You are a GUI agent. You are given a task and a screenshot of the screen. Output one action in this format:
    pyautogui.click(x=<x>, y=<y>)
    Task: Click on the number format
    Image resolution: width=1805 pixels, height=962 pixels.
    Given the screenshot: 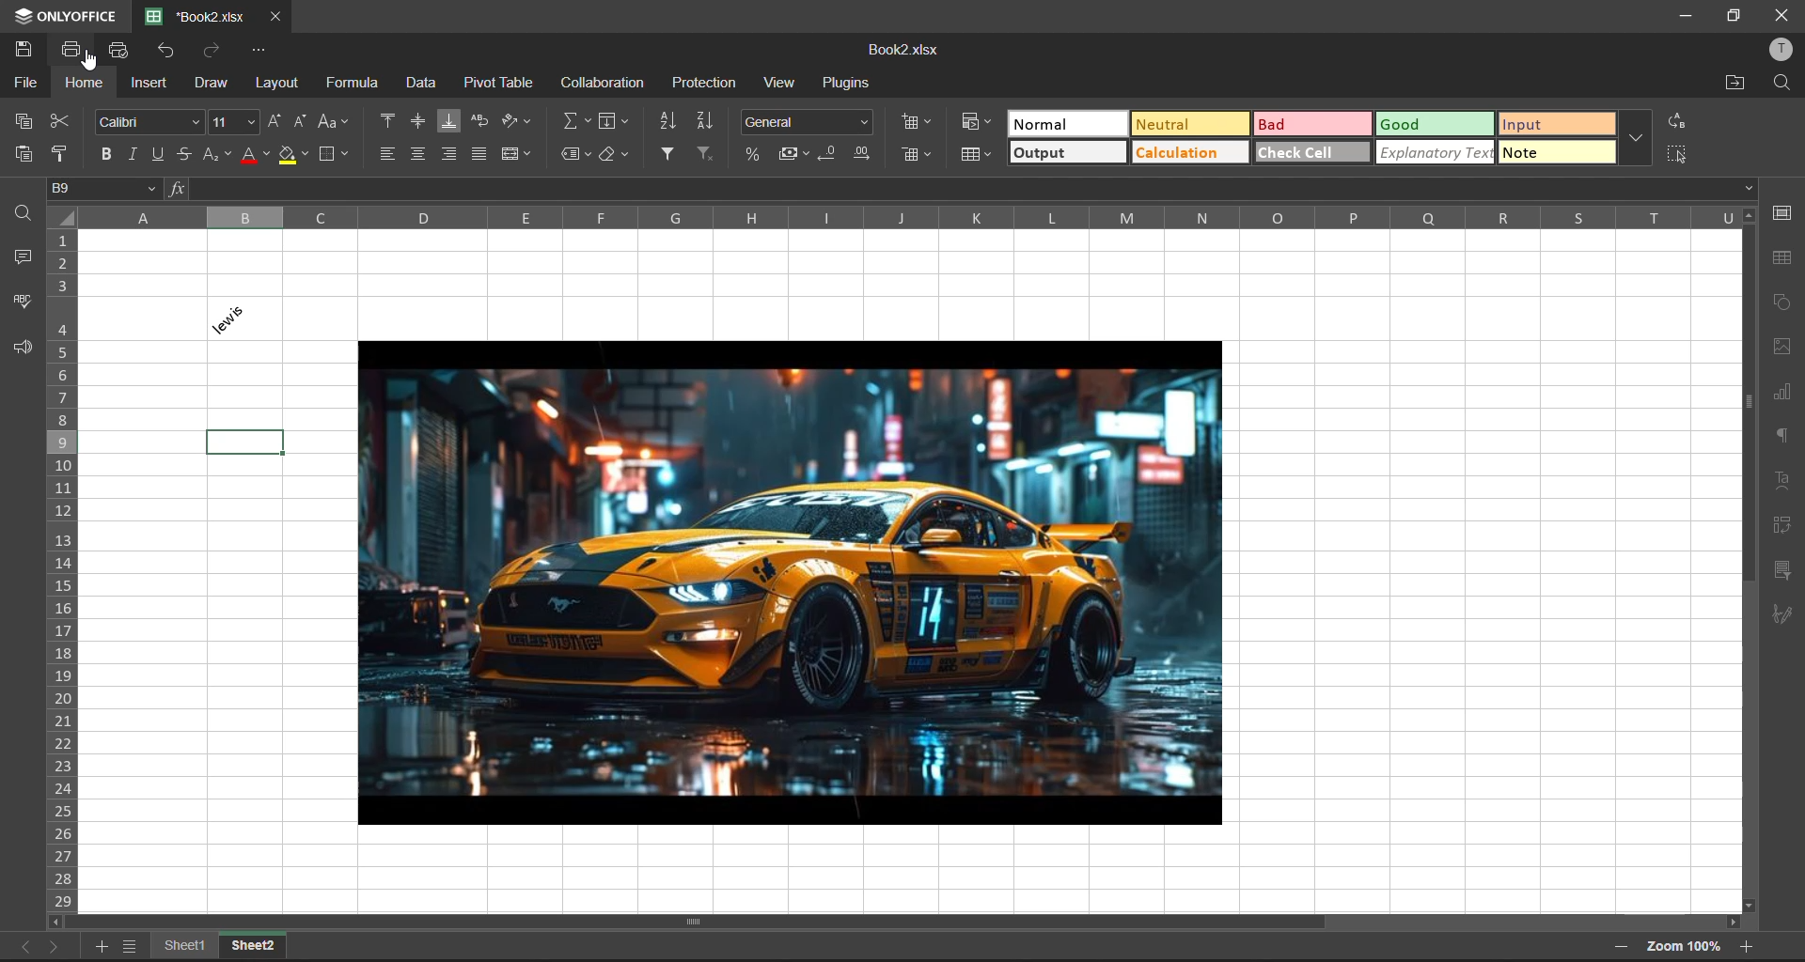 What is the action you would take?
    pyautogui.click(x=808, y=119)
    